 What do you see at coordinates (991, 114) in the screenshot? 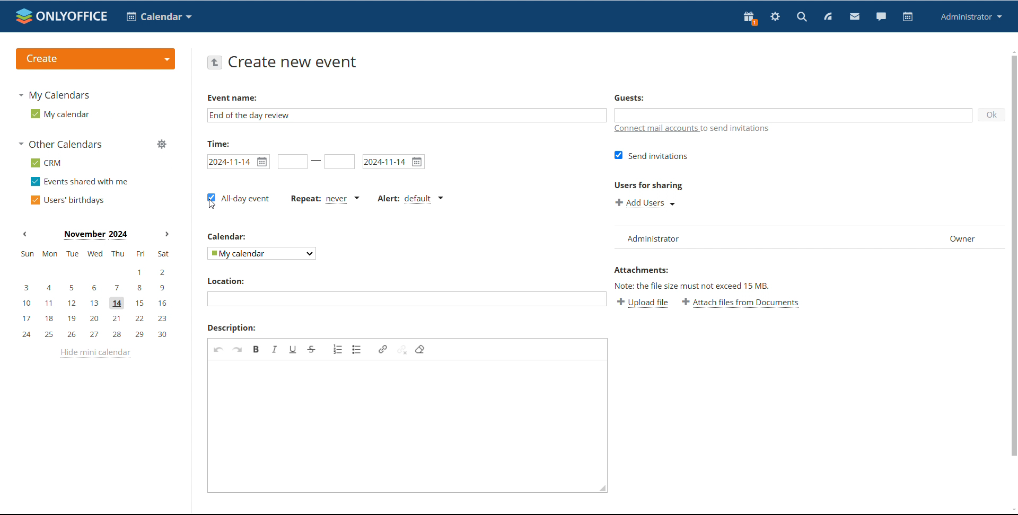
I see `ok` at bounding box center [991, 114].